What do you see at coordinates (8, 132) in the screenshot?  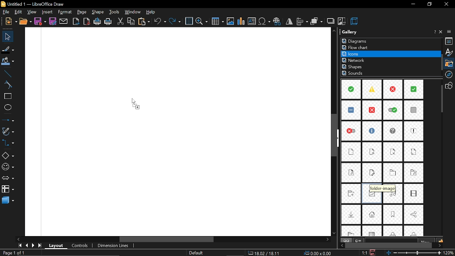 I see `curves and polygons` at bounding box center [8, 132].